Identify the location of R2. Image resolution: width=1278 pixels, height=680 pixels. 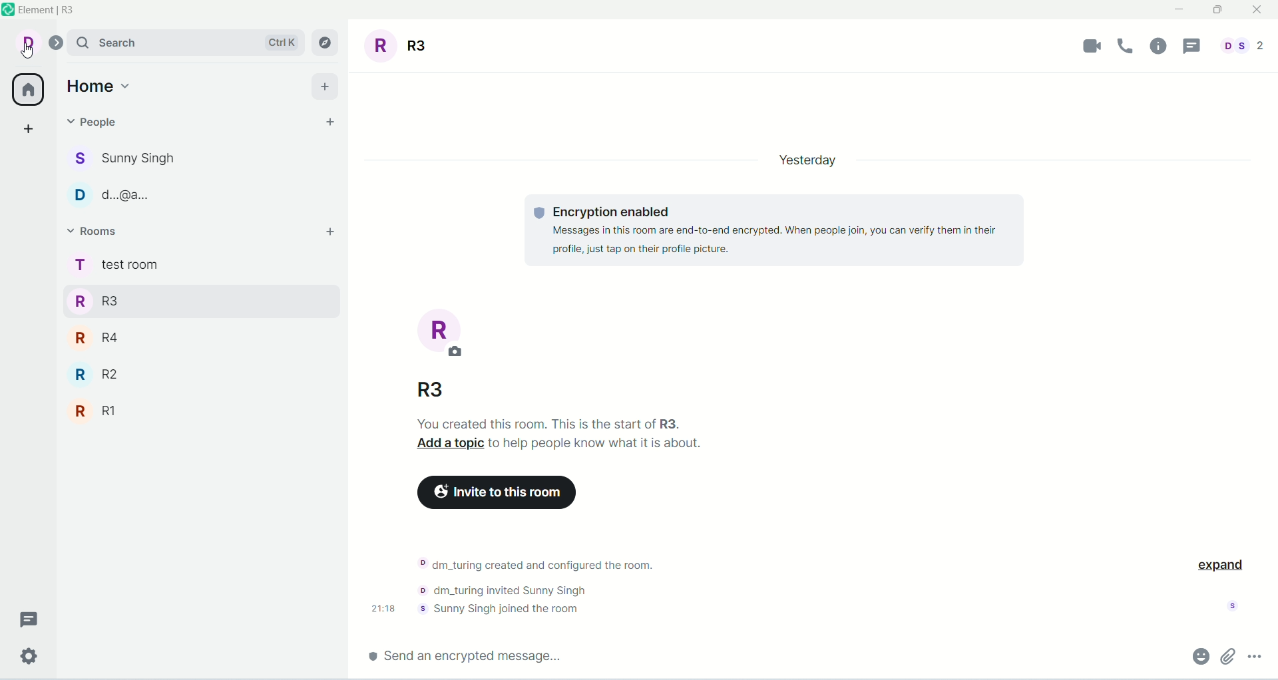
(179, 374).